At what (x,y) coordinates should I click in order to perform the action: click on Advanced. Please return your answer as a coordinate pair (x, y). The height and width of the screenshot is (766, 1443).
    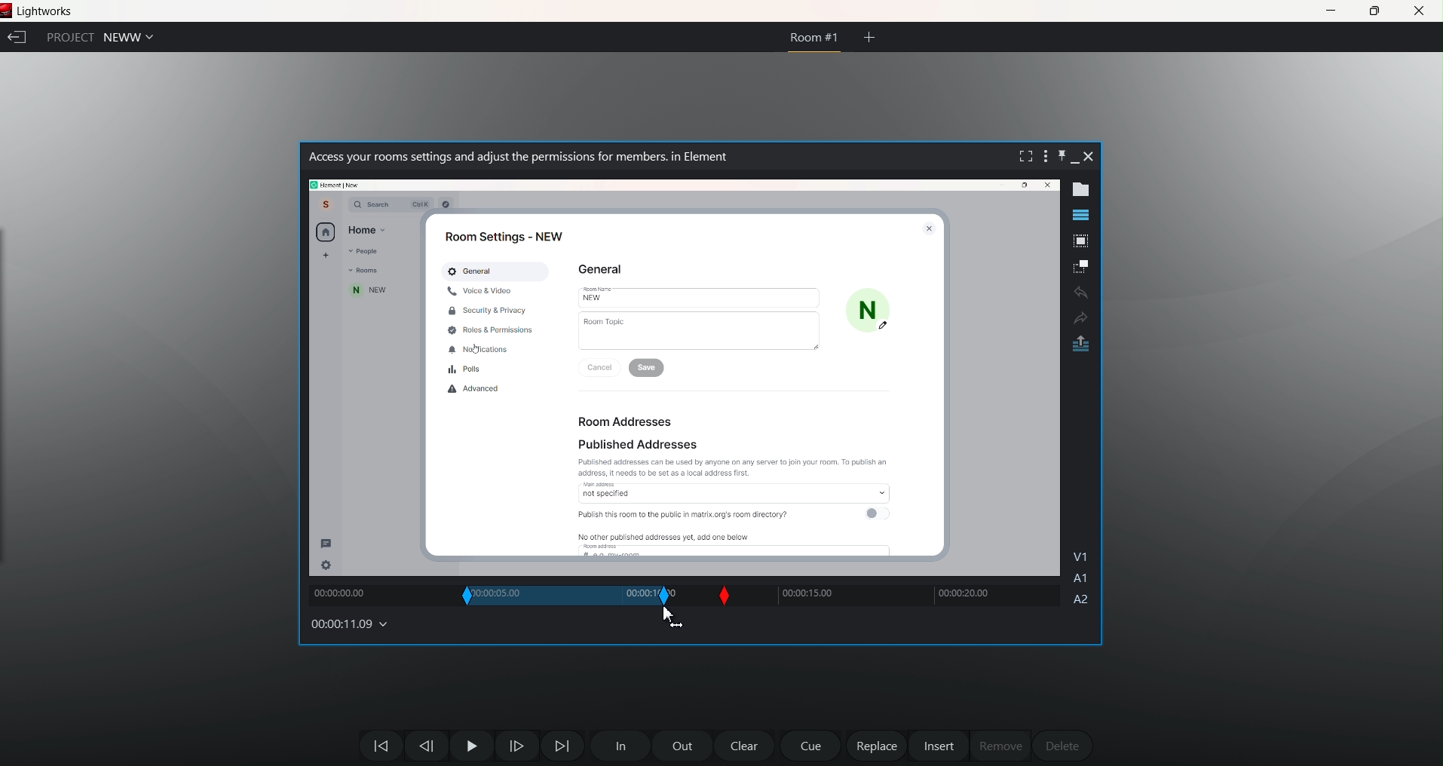
    Looking at the image, I should click on (477, 388).